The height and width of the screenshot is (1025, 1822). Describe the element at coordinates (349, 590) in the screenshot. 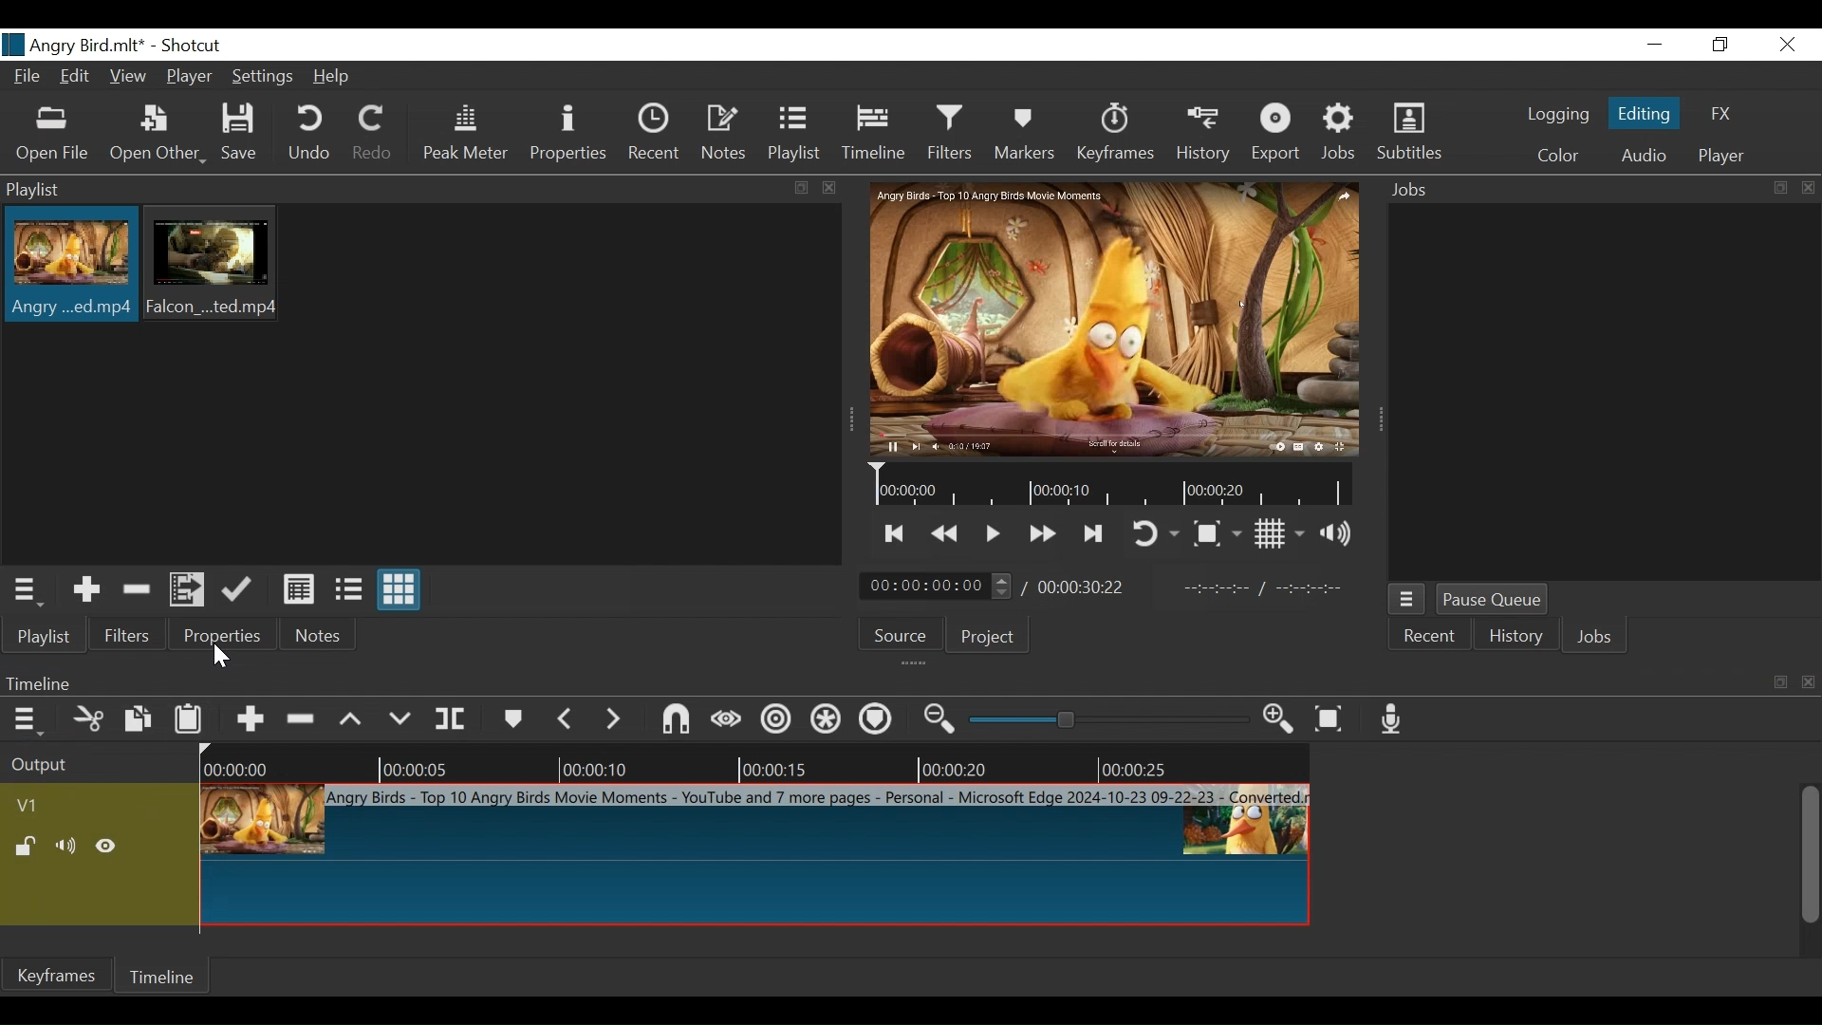

I see `View as files` at that location.